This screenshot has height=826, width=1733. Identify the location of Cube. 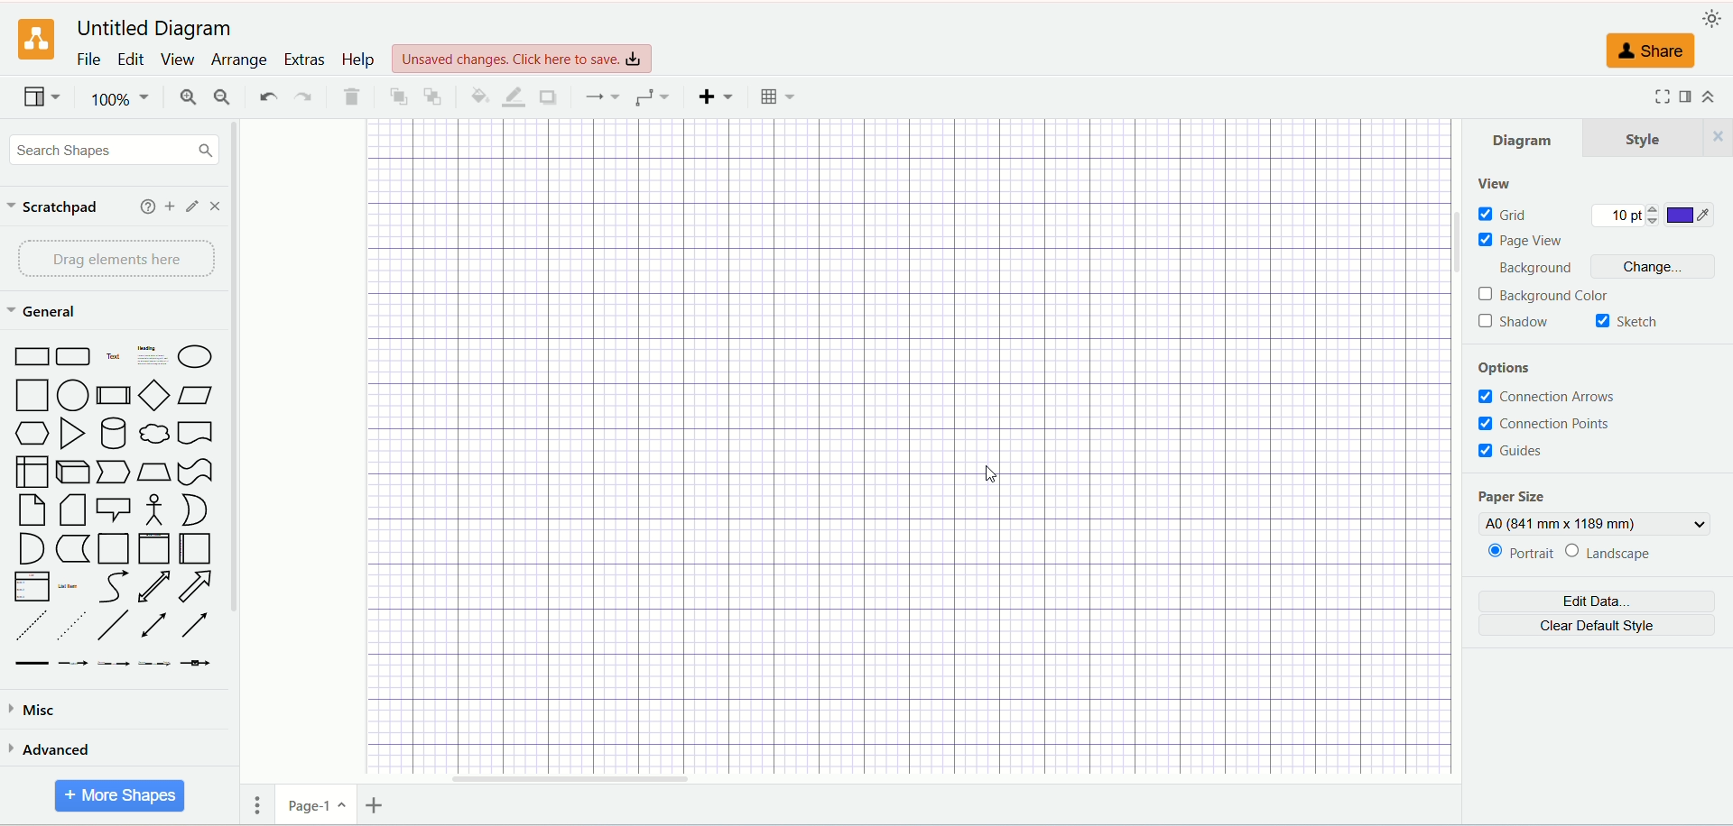
(72, 473).